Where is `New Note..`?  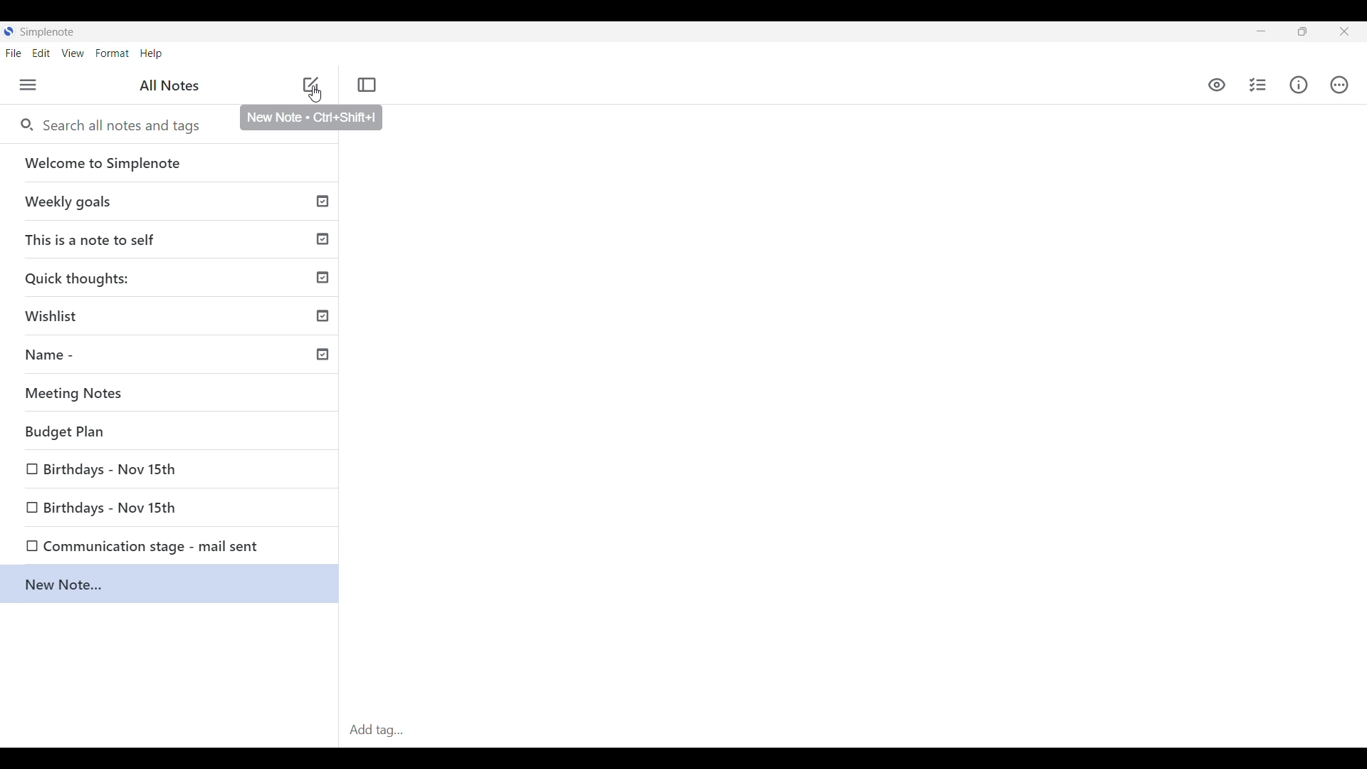 New Note.. is located at coordinates (169, 585).